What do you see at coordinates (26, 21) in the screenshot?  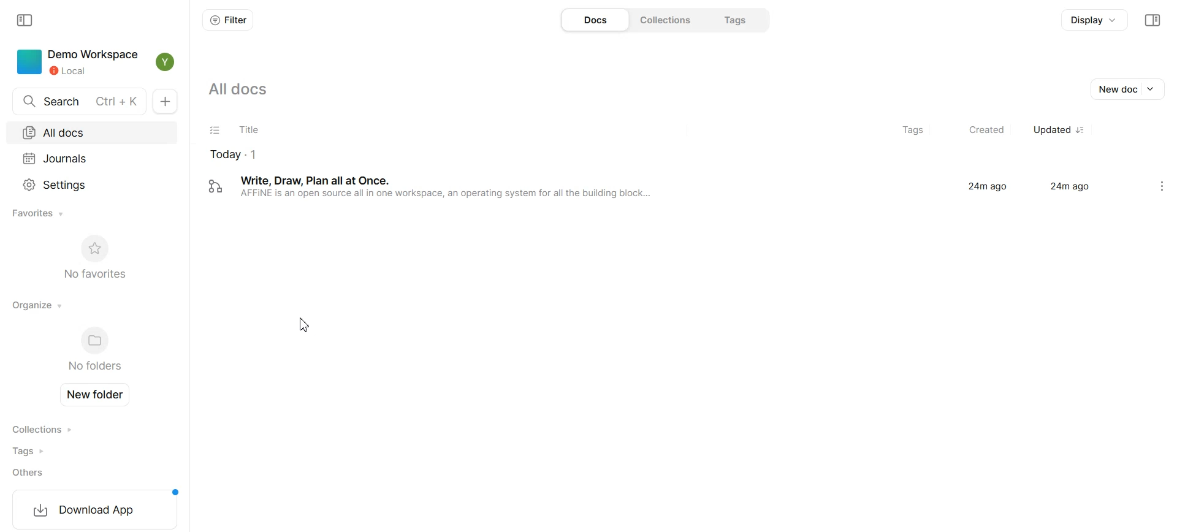 I see `Collapse slide bar` at bounding box center [26, 21].